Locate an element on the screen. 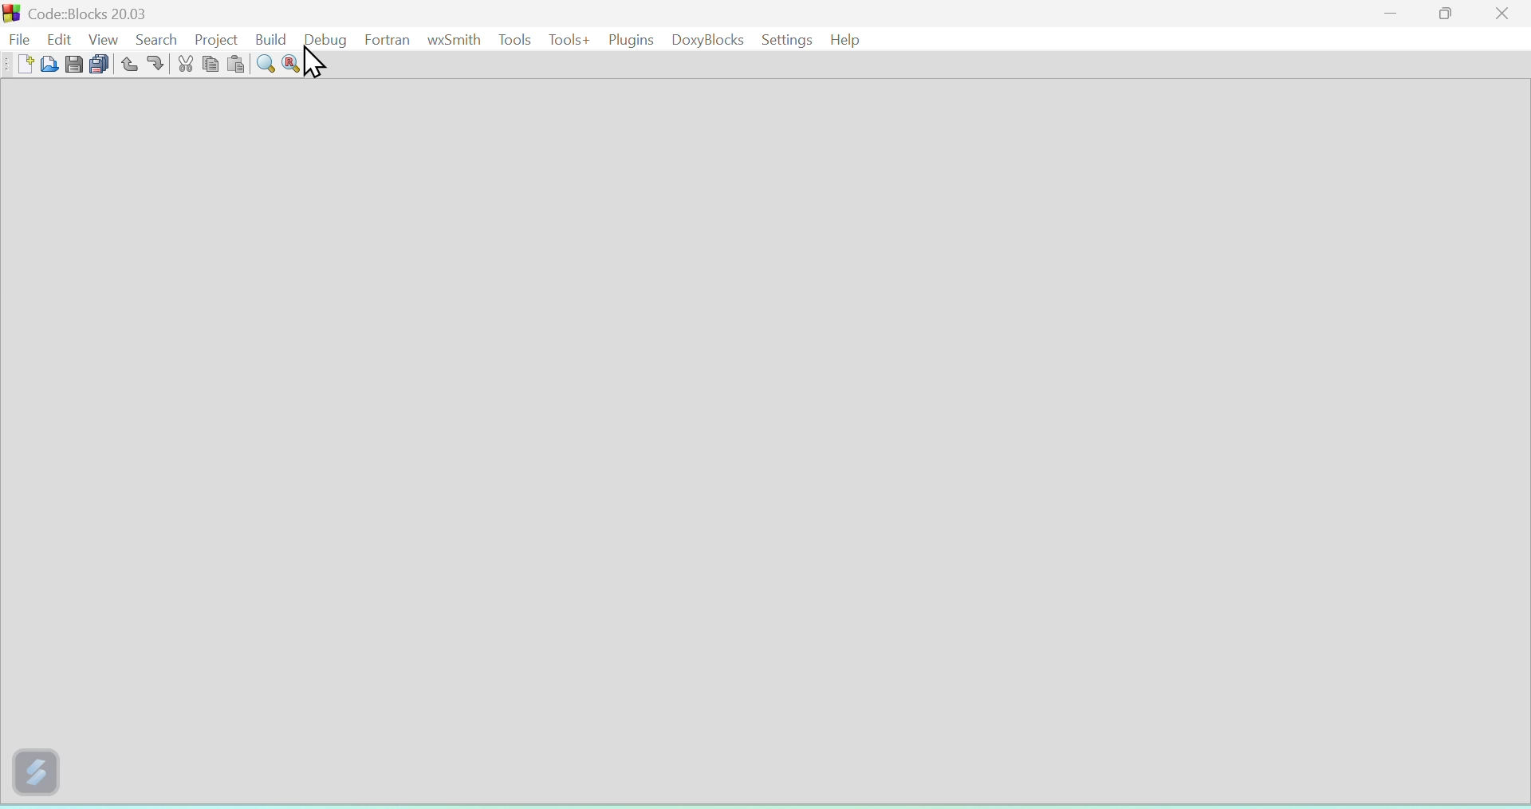 This screenshot has width=1531, height=809. cut  is located at coordinates (185, 65).